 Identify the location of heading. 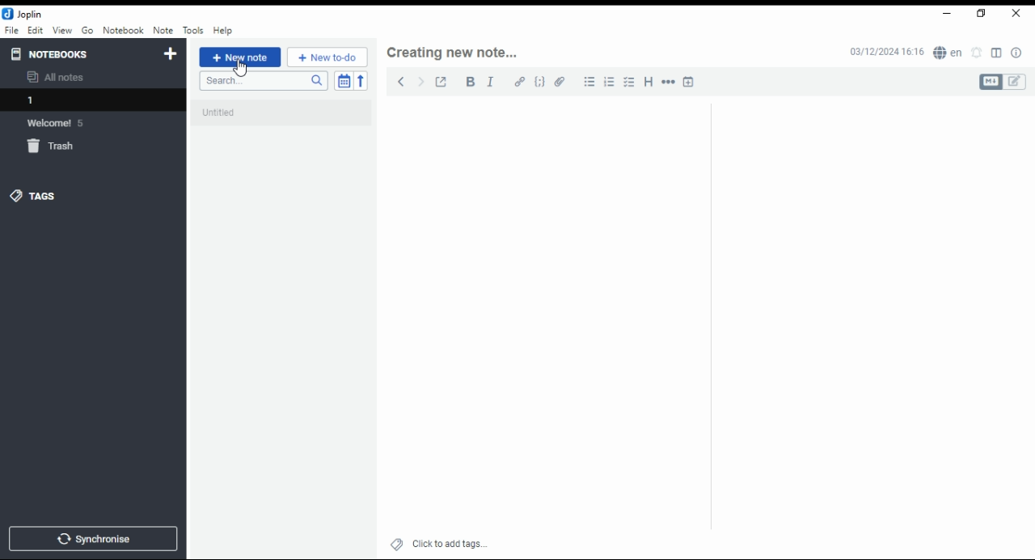
(649, 80).